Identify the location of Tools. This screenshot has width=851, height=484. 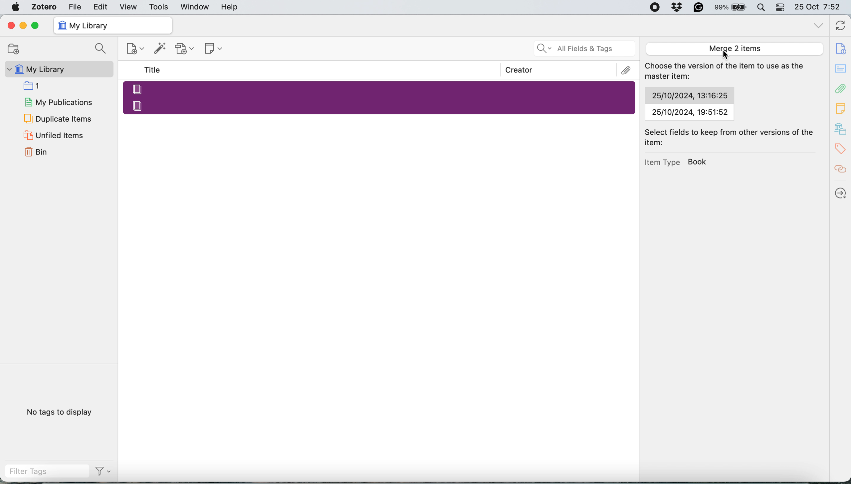
(159, 7).